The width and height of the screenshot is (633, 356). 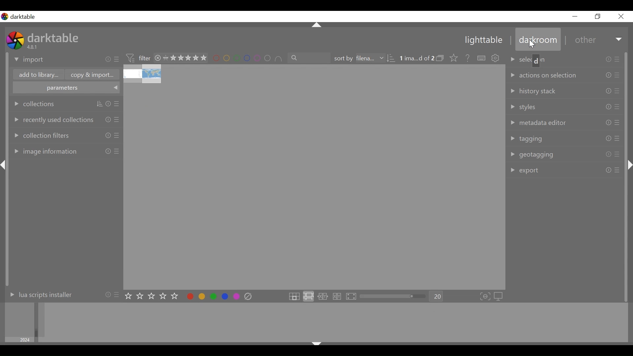 I want to click on click to enter full preview, so click(x=352, y=297).